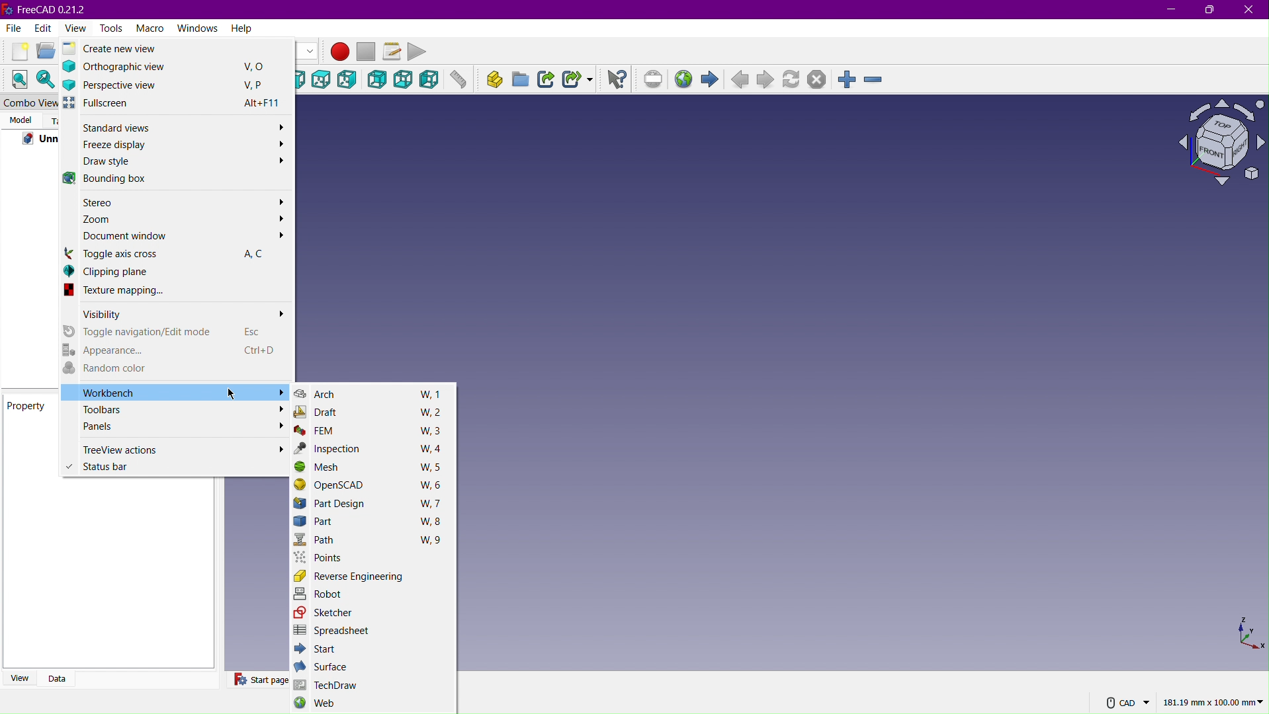 This screenshot has height=714, width=1269. I want to click on Surface, so click(322, 667).